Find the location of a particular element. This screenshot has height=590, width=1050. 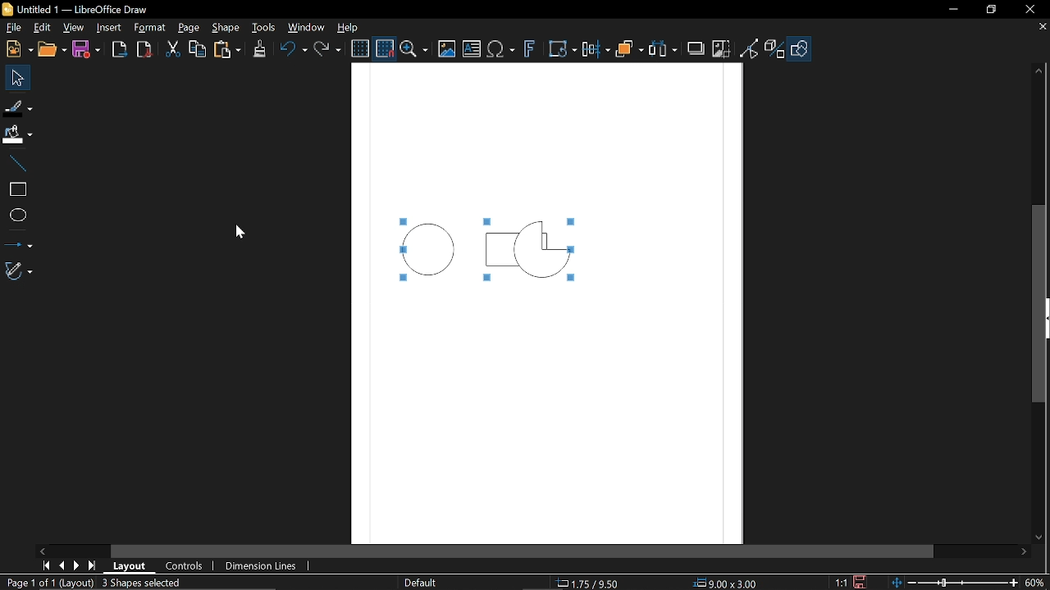

Save is located at coordinates (87, 49).